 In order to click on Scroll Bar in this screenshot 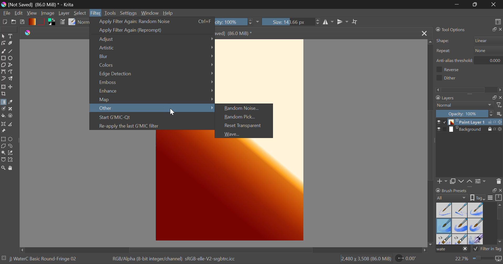, I will do `click(431, 141)`.